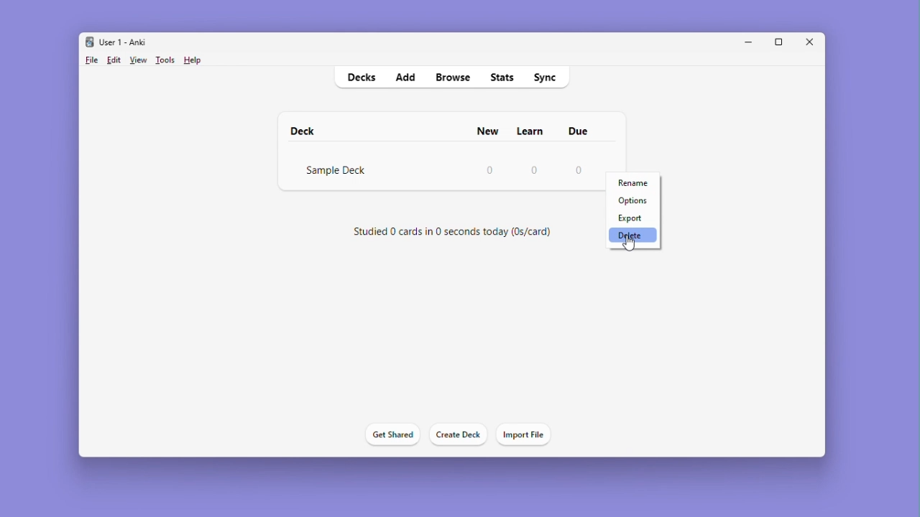  I want to click on Create deck, so click(455, 435).